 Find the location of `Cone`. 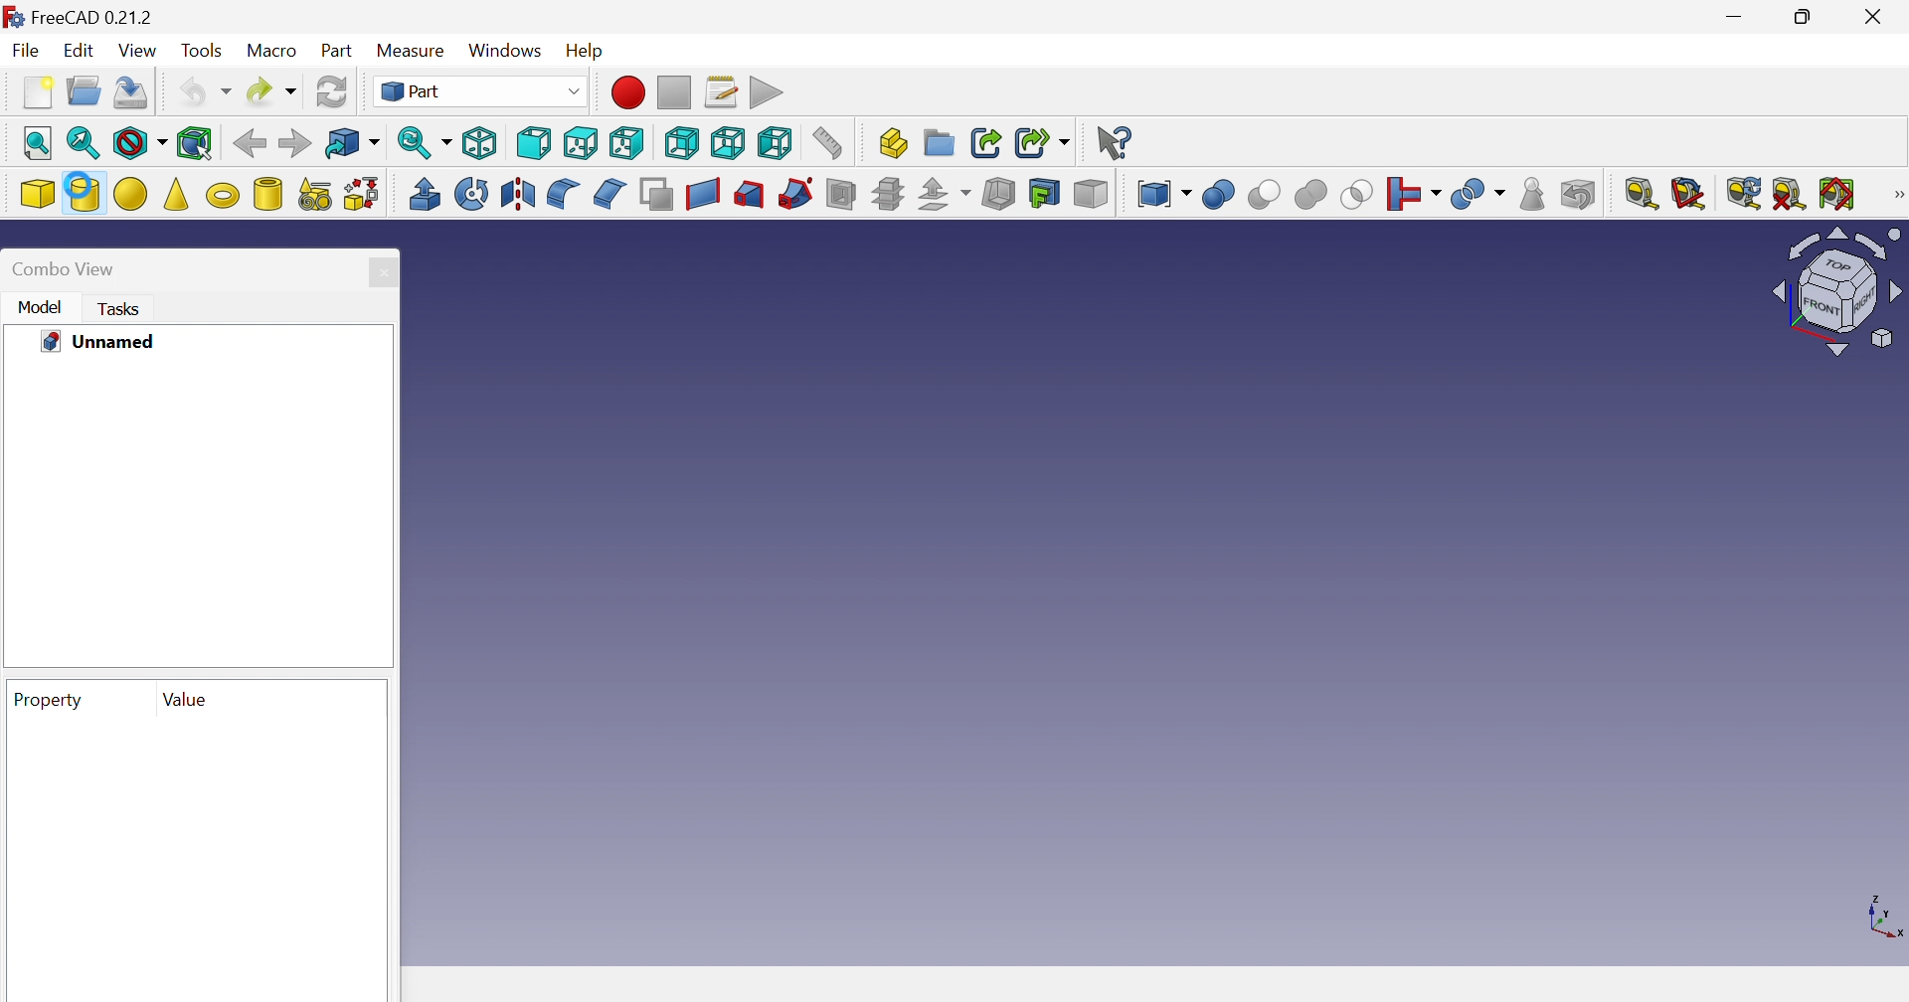

Cone is located at coordinates (175, 193).